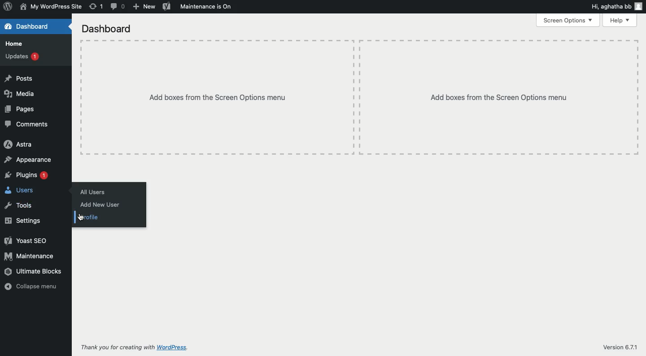  Describe the element at coordinates (30, 256) in the screenshot. I see `Maintenance` at that location.